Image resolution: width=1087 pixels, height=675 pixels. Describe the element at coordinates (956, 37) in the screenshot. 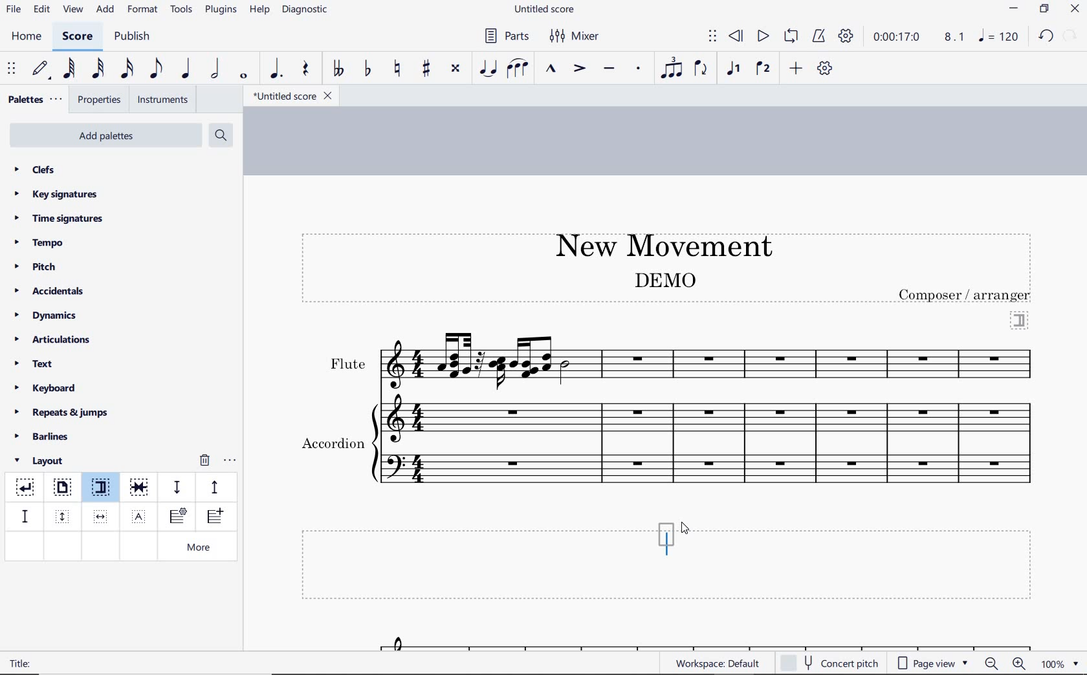

I see `Playback speed` at that location.